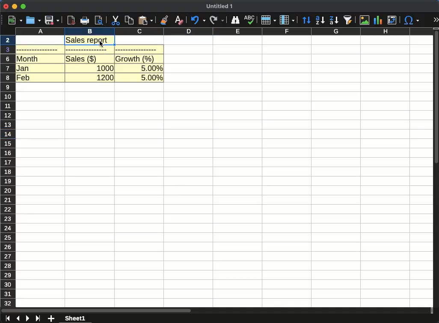  What do you see at coordinates (130, 21) in the screenshot?
I see `copy` at bounding box center [130, 21].